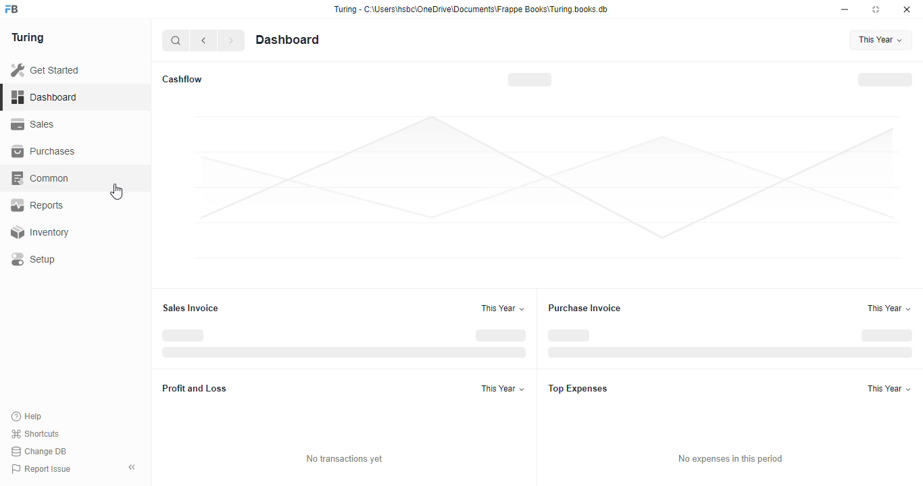 The width and height of the screenshot is (923, 486). Describe the element at coordinates (182, 79) in the screenshot. I see `cashflow` at that location.